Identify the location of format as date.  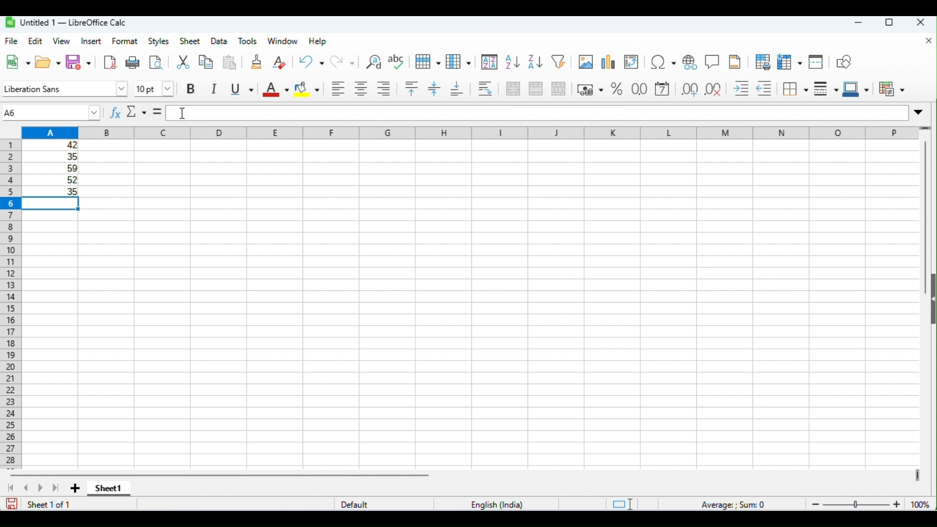
(662, 89).